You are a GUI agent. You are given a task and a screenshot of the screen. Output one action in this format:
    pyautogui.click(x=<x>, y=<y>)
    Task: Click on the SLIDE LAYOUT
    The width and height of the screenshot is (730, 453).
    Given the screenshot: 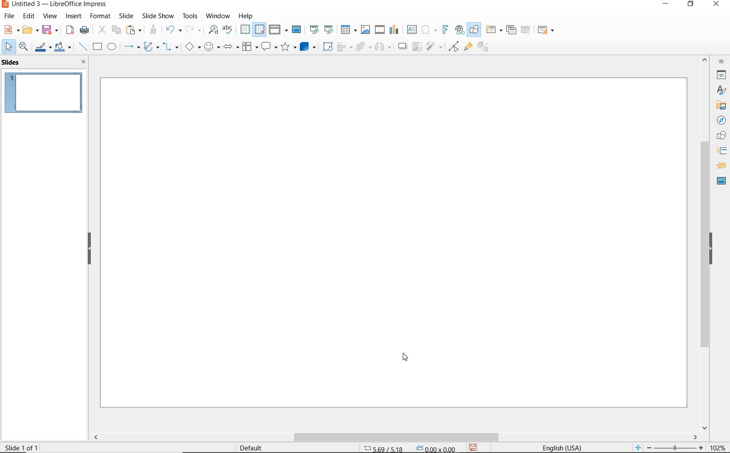 What is the action you would take?
    pyautogui.click(x=545, y=30)
    